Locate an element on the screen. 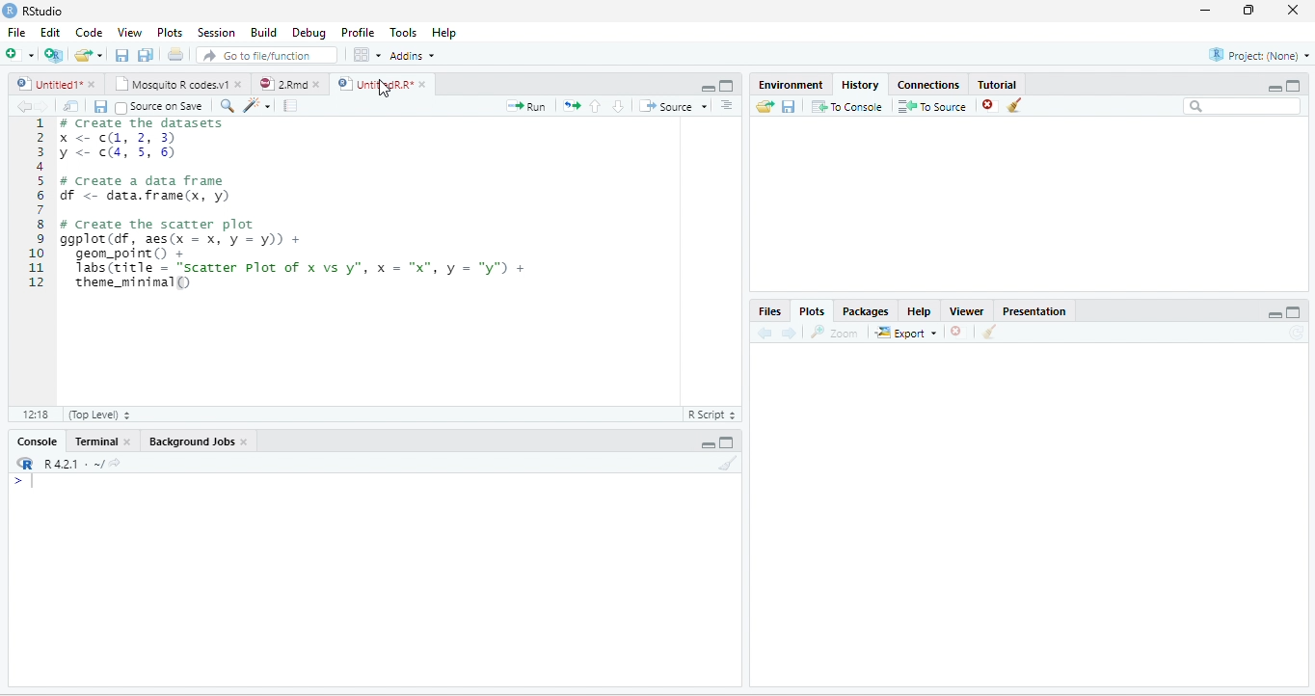  Go back to previous source location is located at coordinates (23, 107).